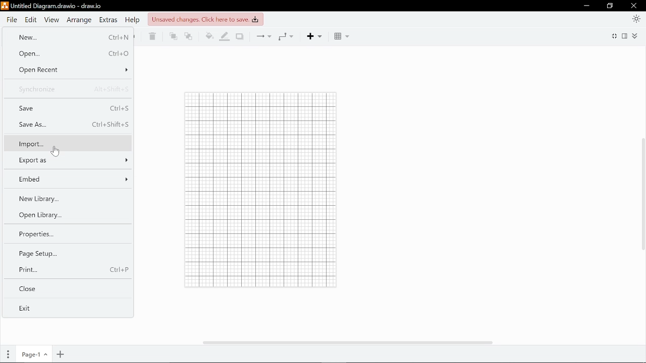  What do you see at coordinates (12, 20) in the screenshot?
I see `File` at bounding box center [12, 20].